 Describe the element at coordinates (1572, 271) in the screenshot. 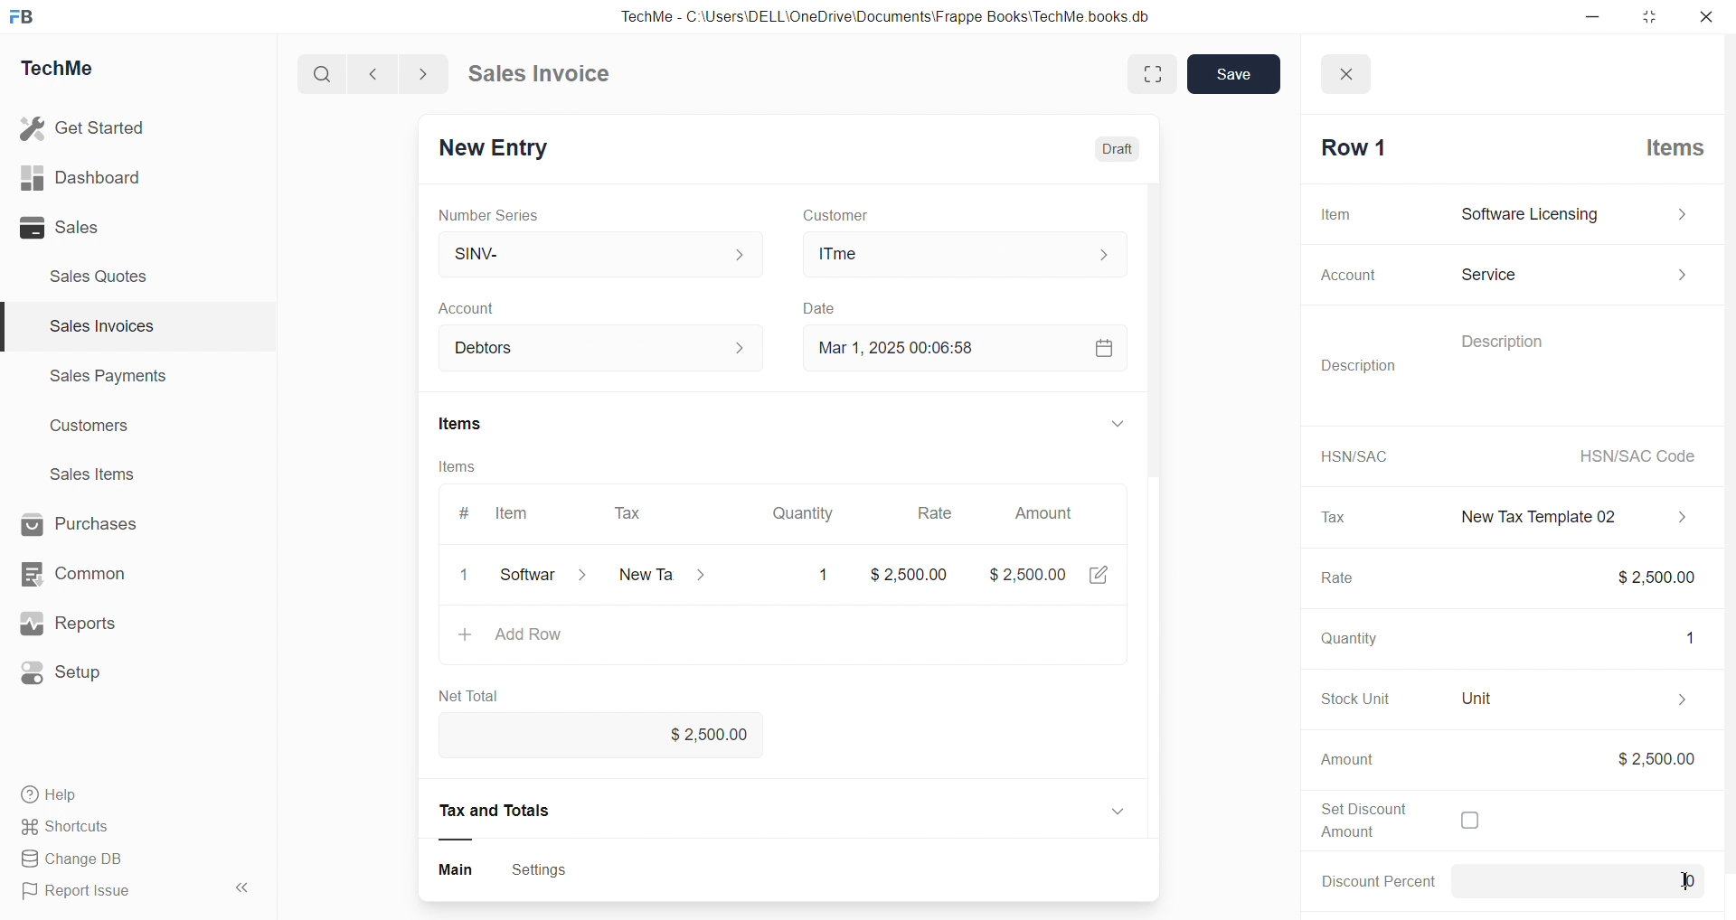

I see `Service >` at that location.